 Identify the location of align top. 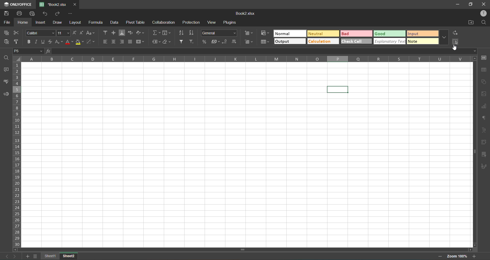
(106, 32).